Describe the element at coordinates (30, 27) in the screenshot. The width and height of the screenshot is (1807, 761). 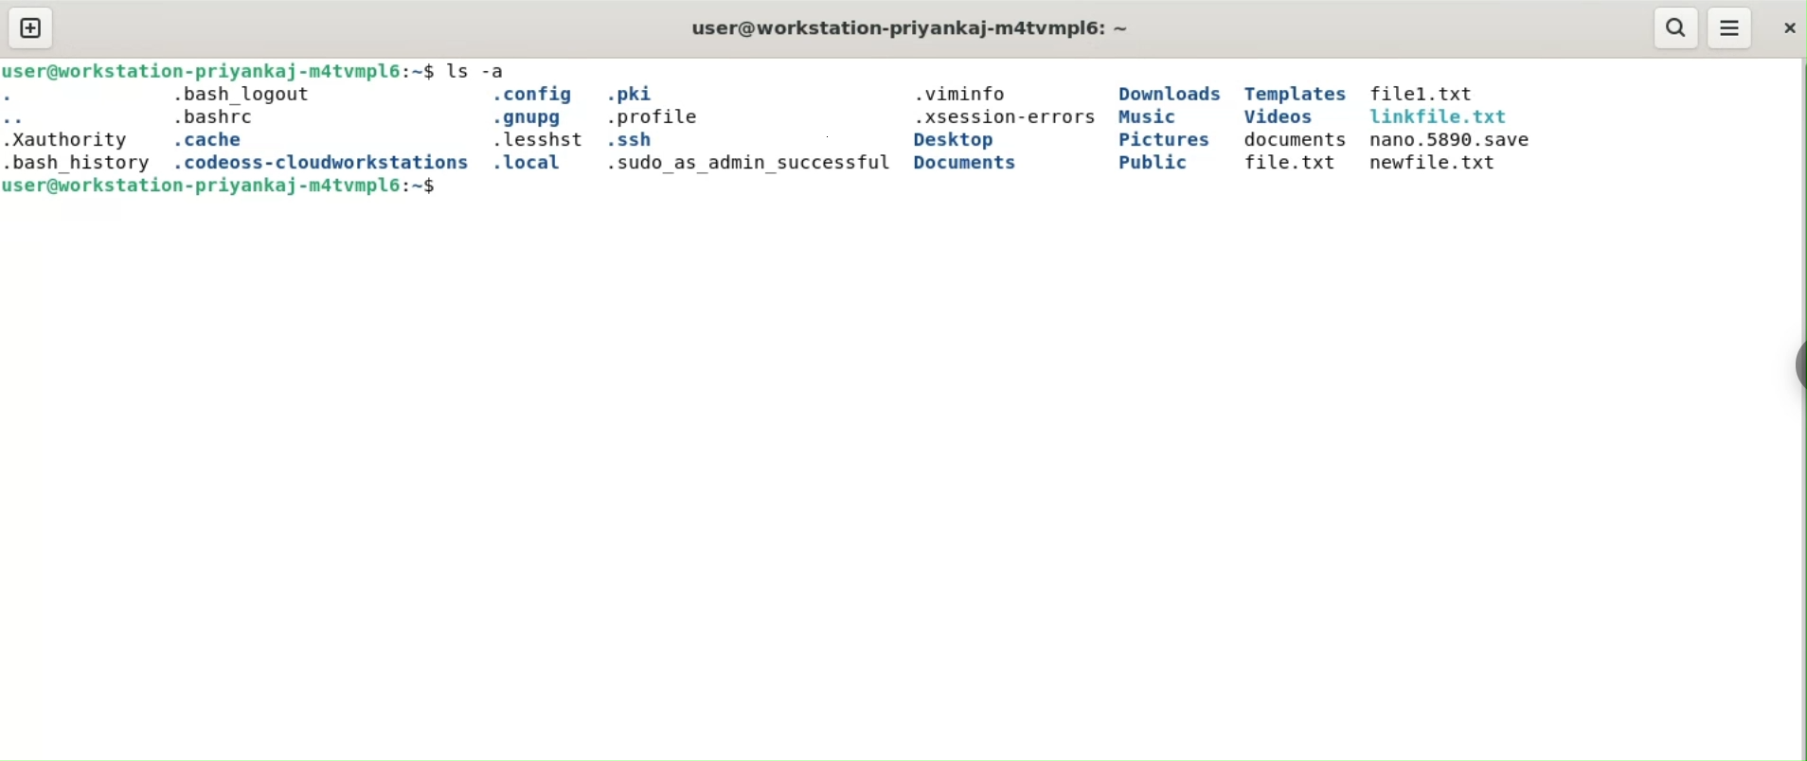
I see `new tab` at that location.